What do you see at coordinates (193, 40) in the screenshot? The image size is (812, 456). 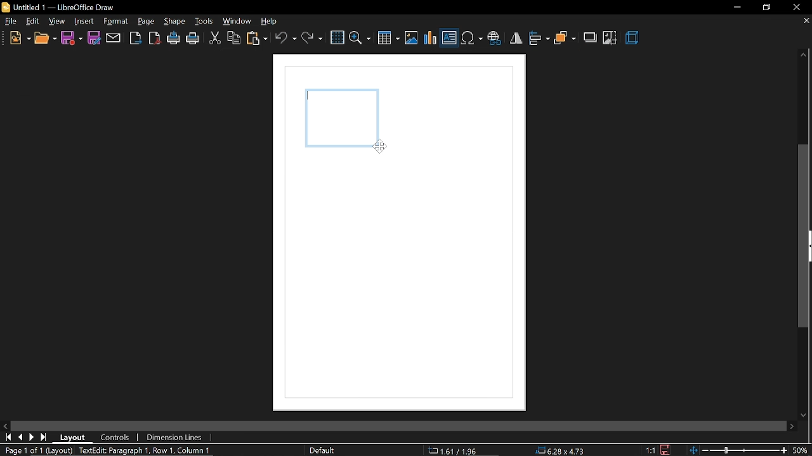 I see `print` at bounding box center [193, 40].